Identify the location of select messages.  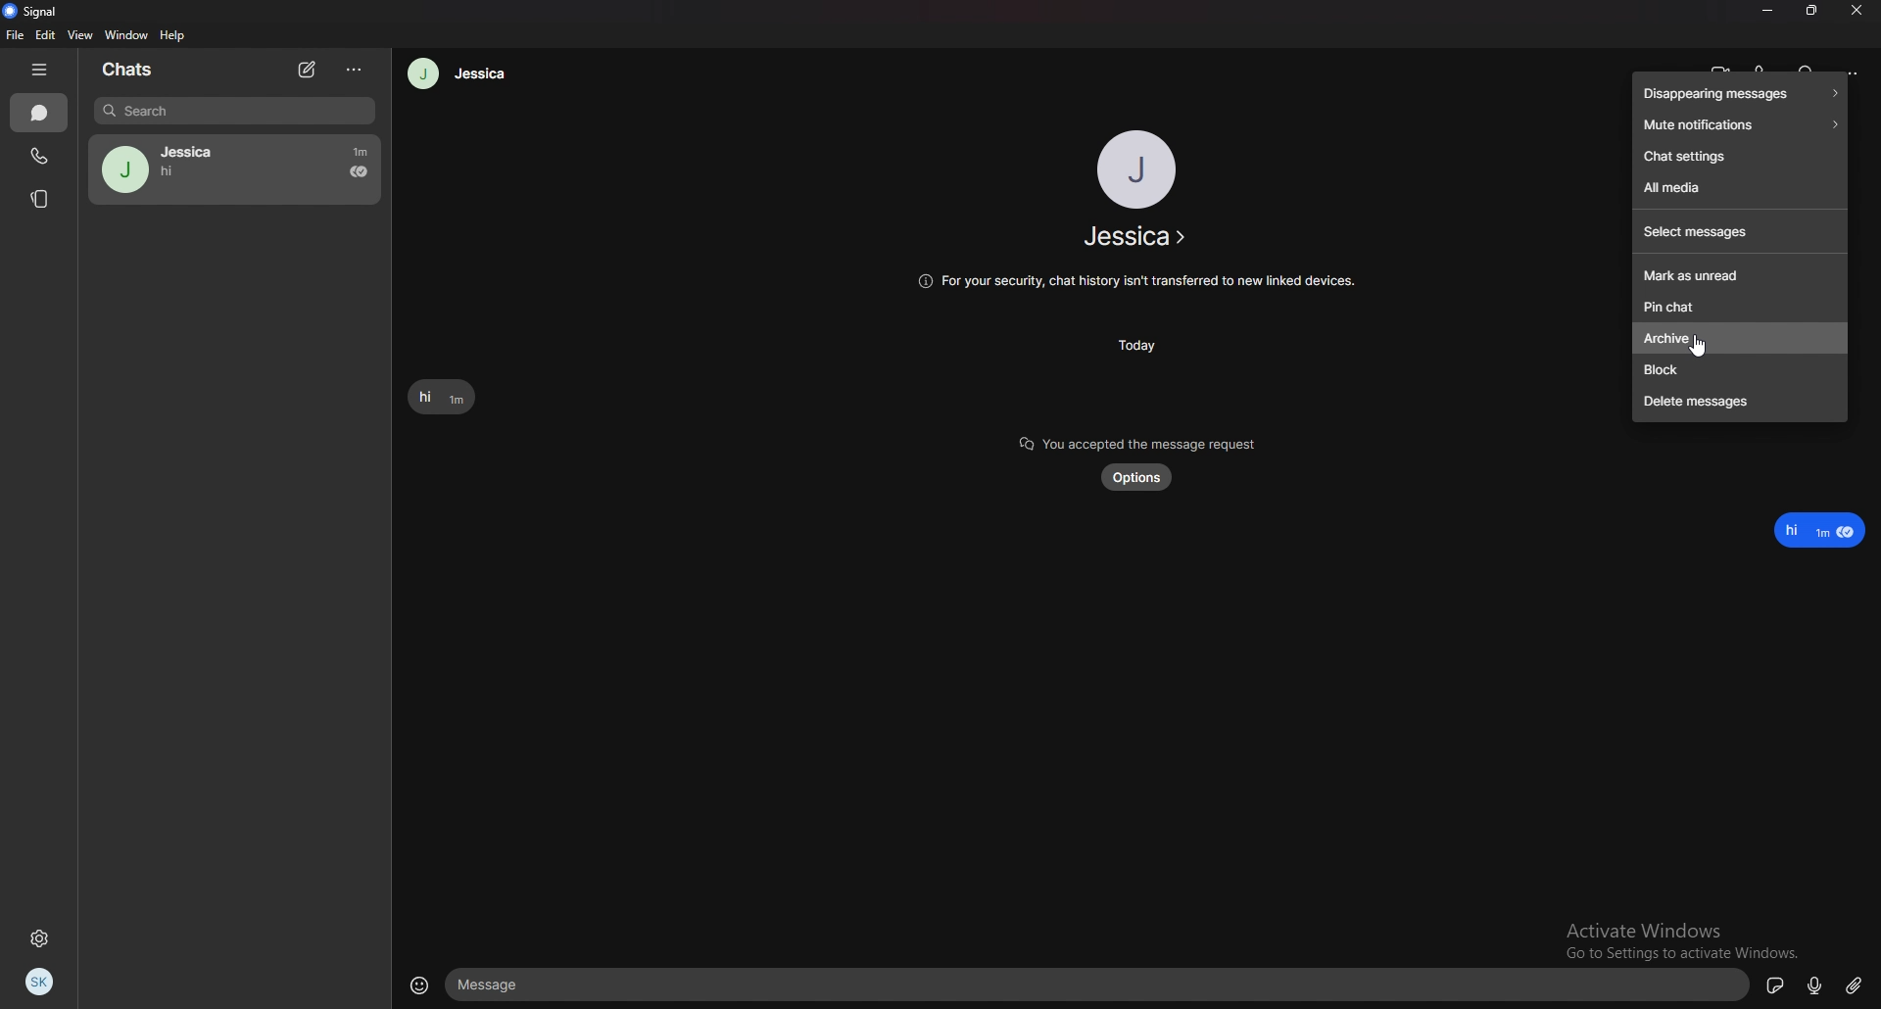
(1738, 232).